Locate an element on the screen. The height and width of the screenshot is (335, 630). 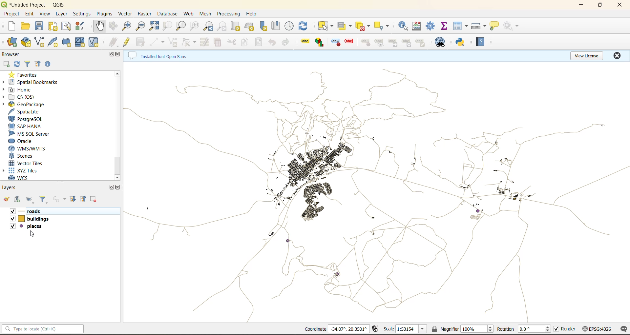
print layout is located at coordinates (51, 26).